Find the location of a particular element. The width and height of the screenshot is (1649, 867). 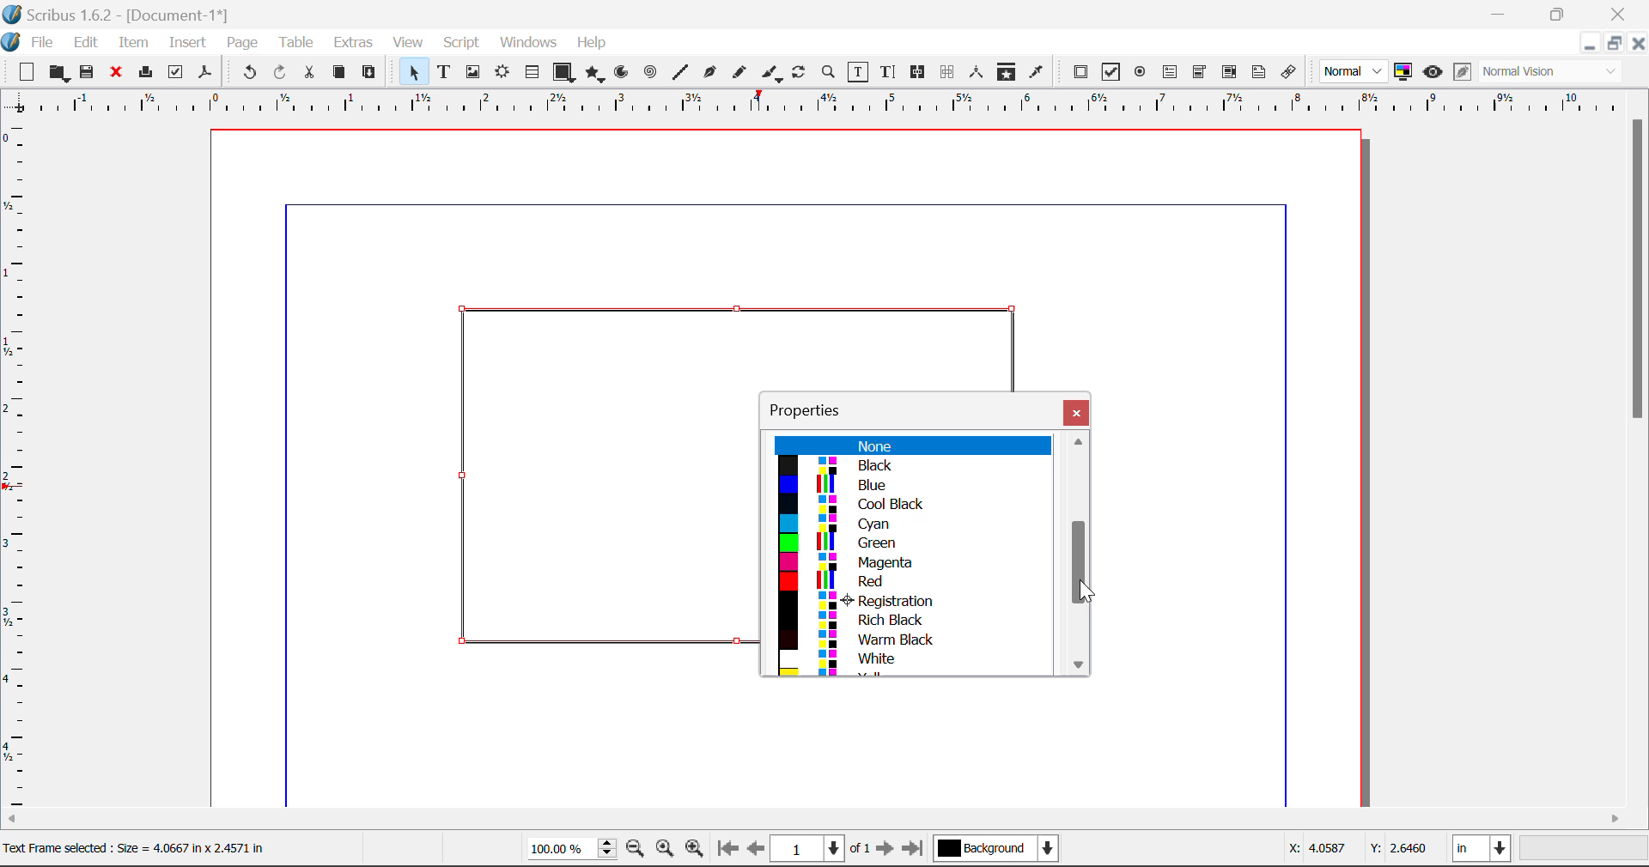

Page 1 of 1 is located at coordinates (823, 848).